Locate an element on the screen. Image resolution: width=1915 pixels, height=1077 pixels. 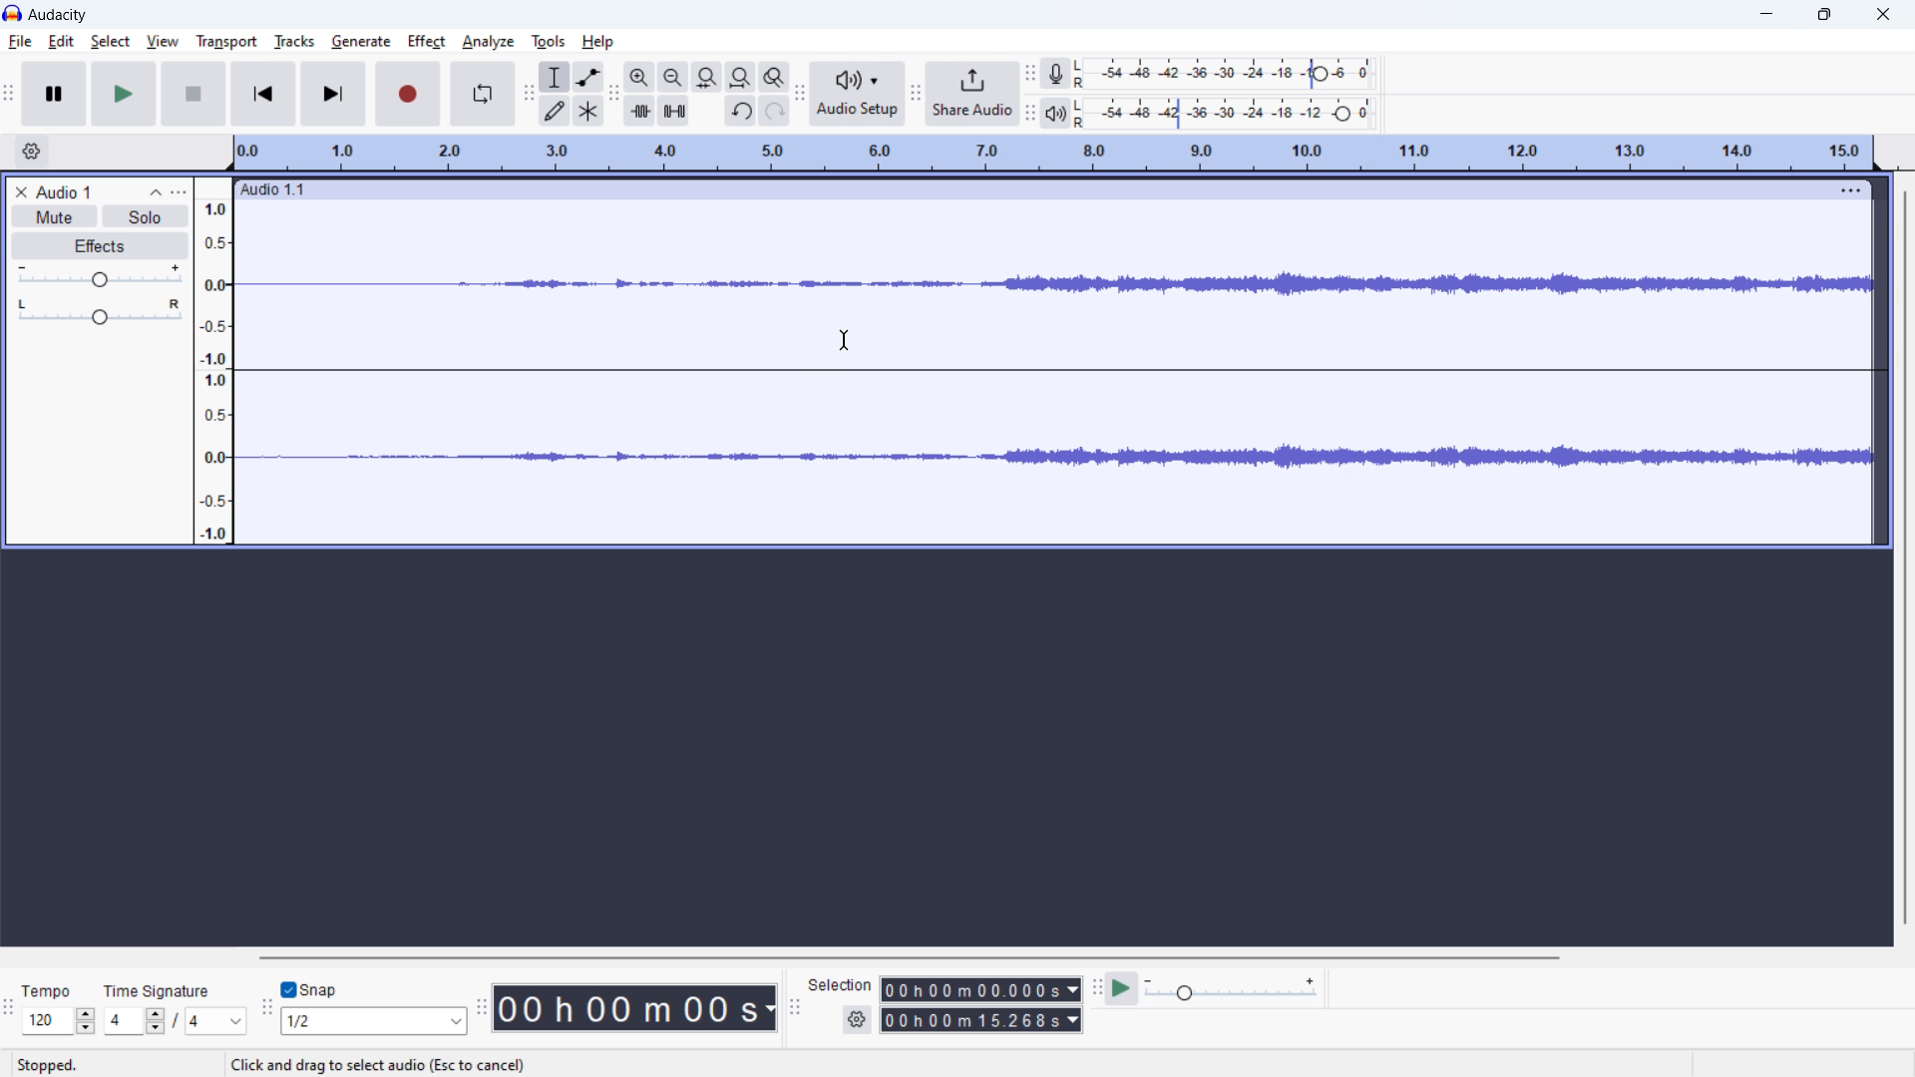
stop is located at coordinates (194, 94).